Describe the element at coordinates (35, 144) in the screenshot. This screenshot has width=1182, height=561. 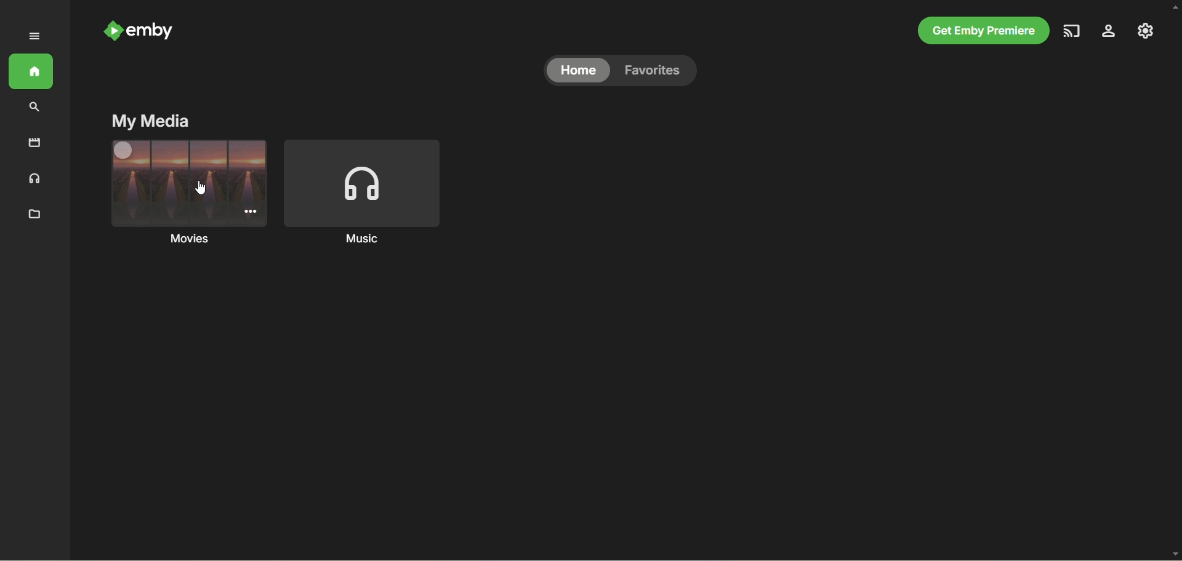
I see `movies` at that location.